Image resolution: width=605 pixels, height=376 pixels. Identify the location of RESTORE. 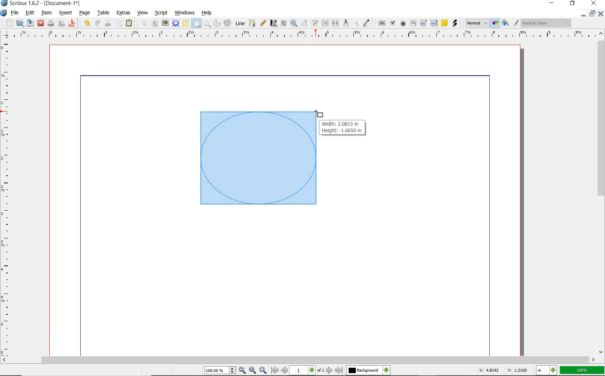
(592, 14).